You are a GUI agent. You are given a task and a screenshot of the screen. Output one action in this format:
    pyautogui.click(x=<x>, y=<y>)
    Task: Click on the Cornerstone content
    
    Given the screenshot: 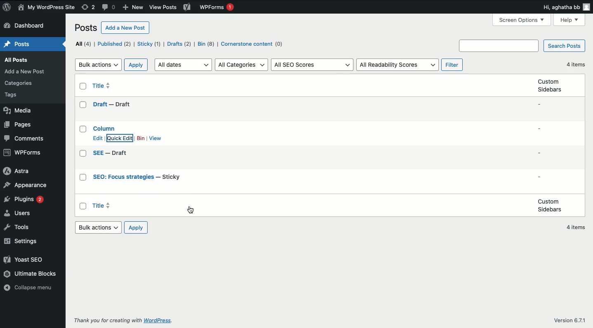 What is the action you would take?
    pyautogui.click(x=253, y=45)
    